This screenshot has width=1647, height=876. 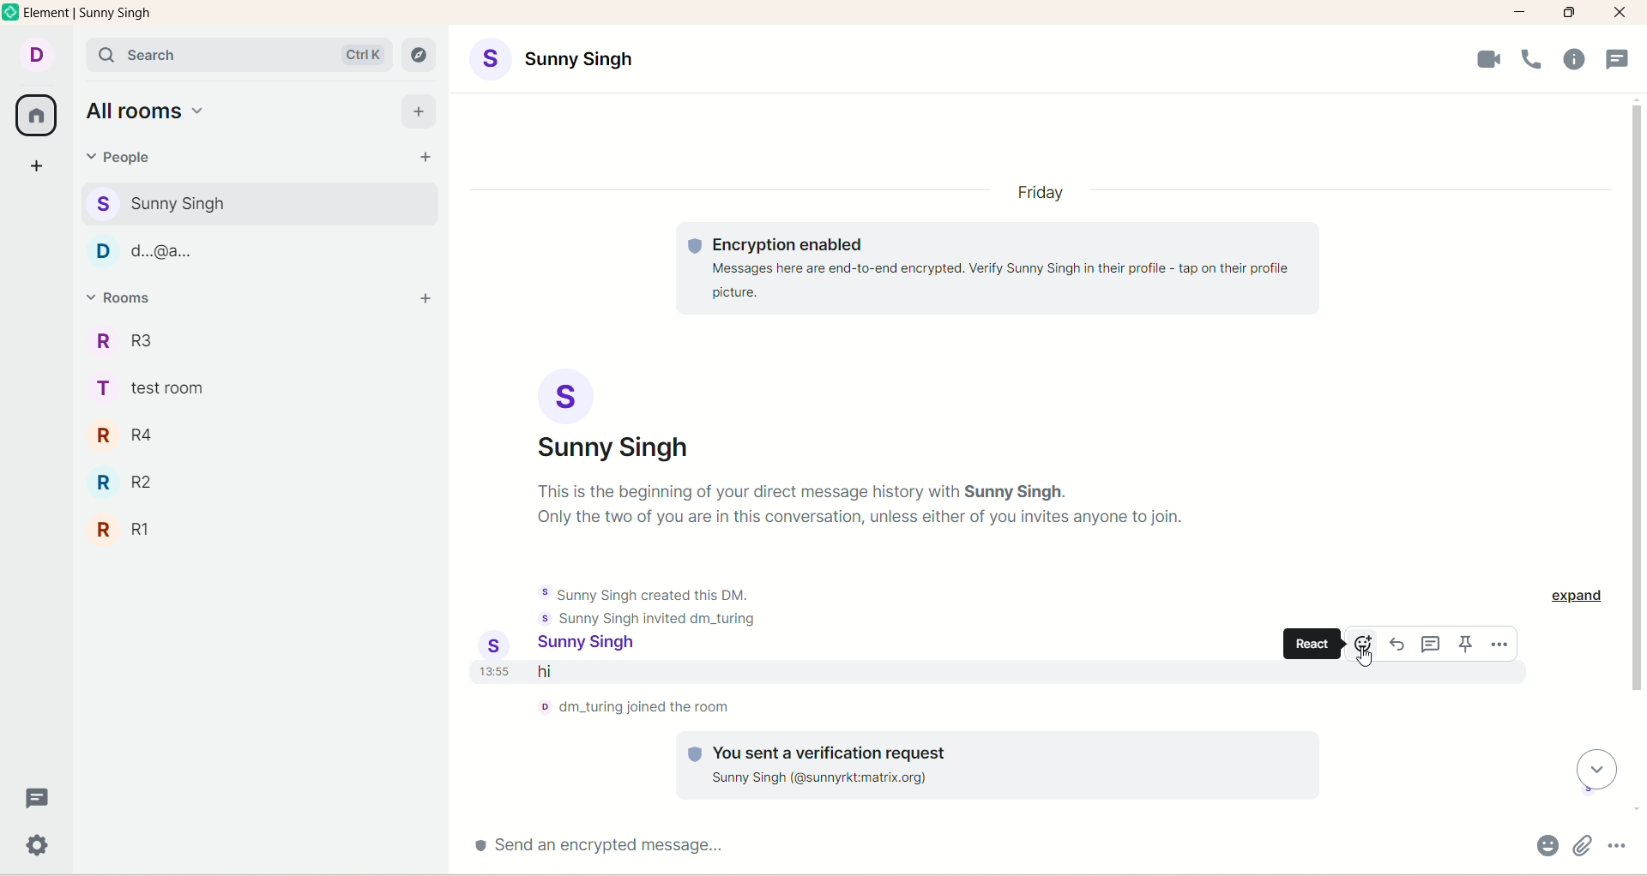 I want to click on time, so click(x=496, y=671).